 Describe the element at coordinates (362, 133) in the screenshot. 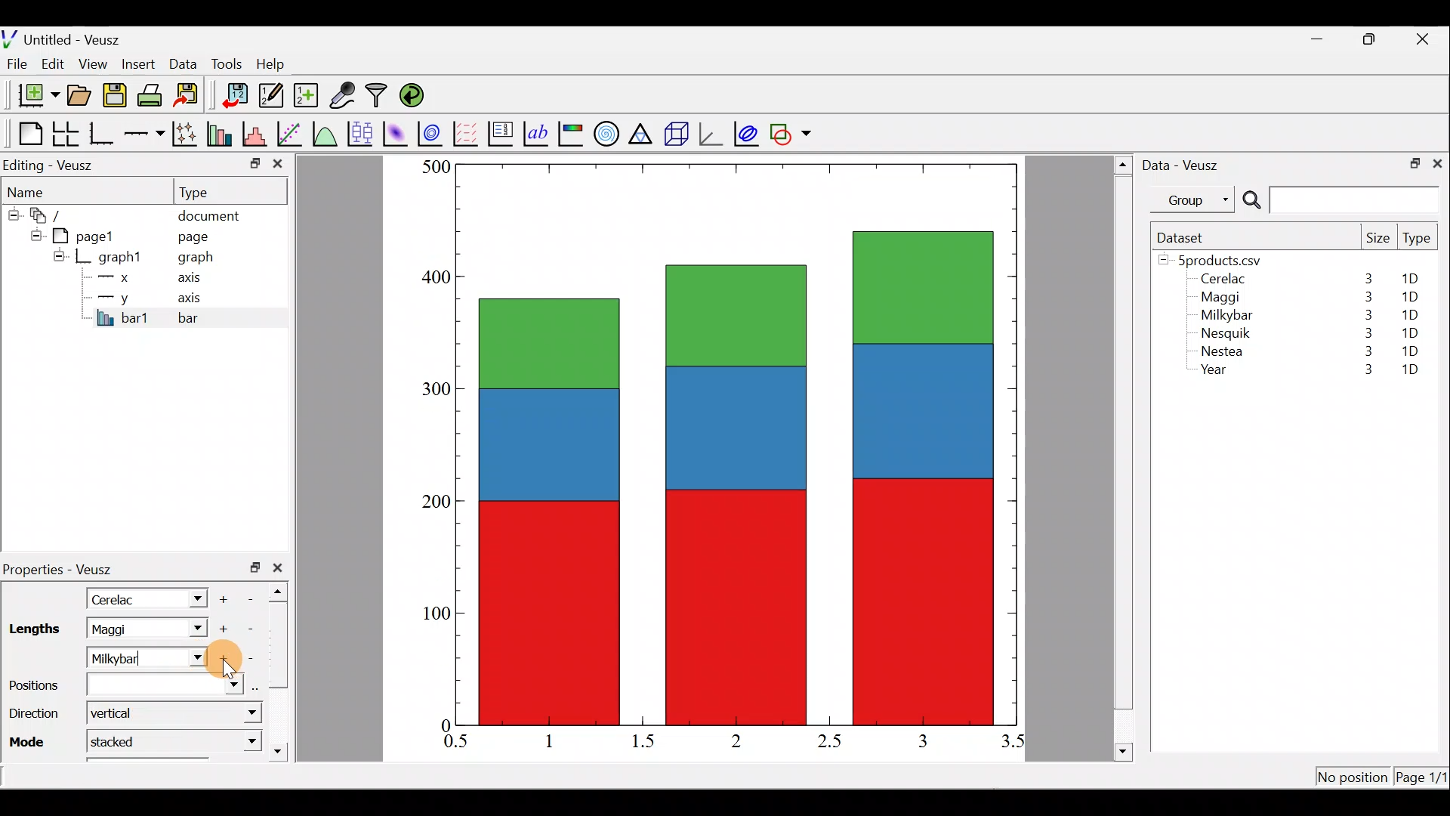

I see `Plot box plots` at that location.